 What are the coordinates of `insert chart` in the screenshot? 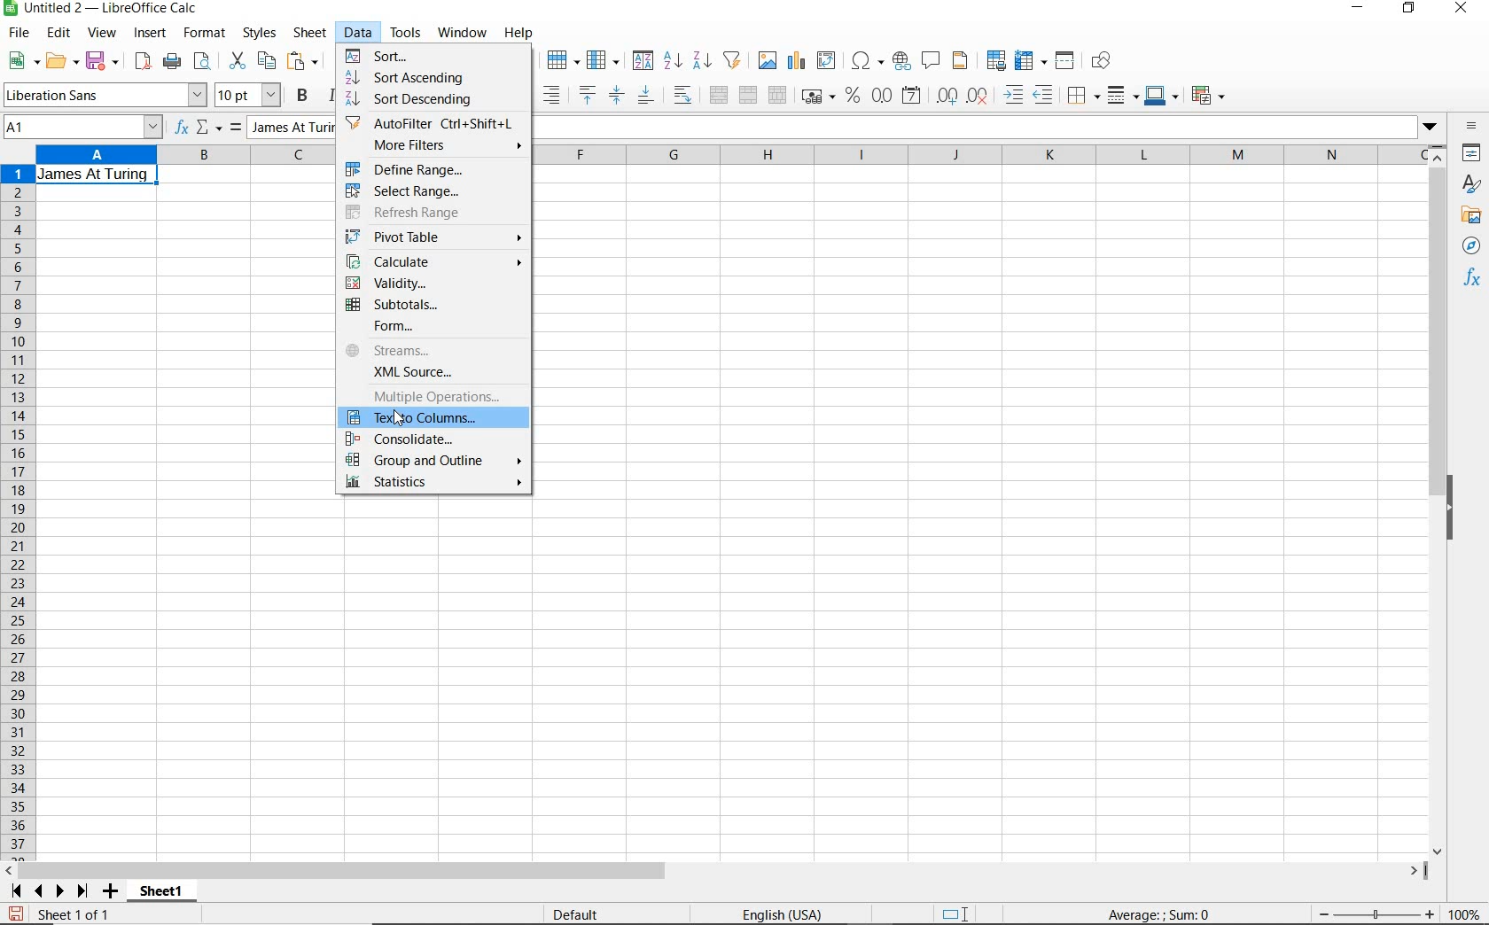 It's located at (797, 61).